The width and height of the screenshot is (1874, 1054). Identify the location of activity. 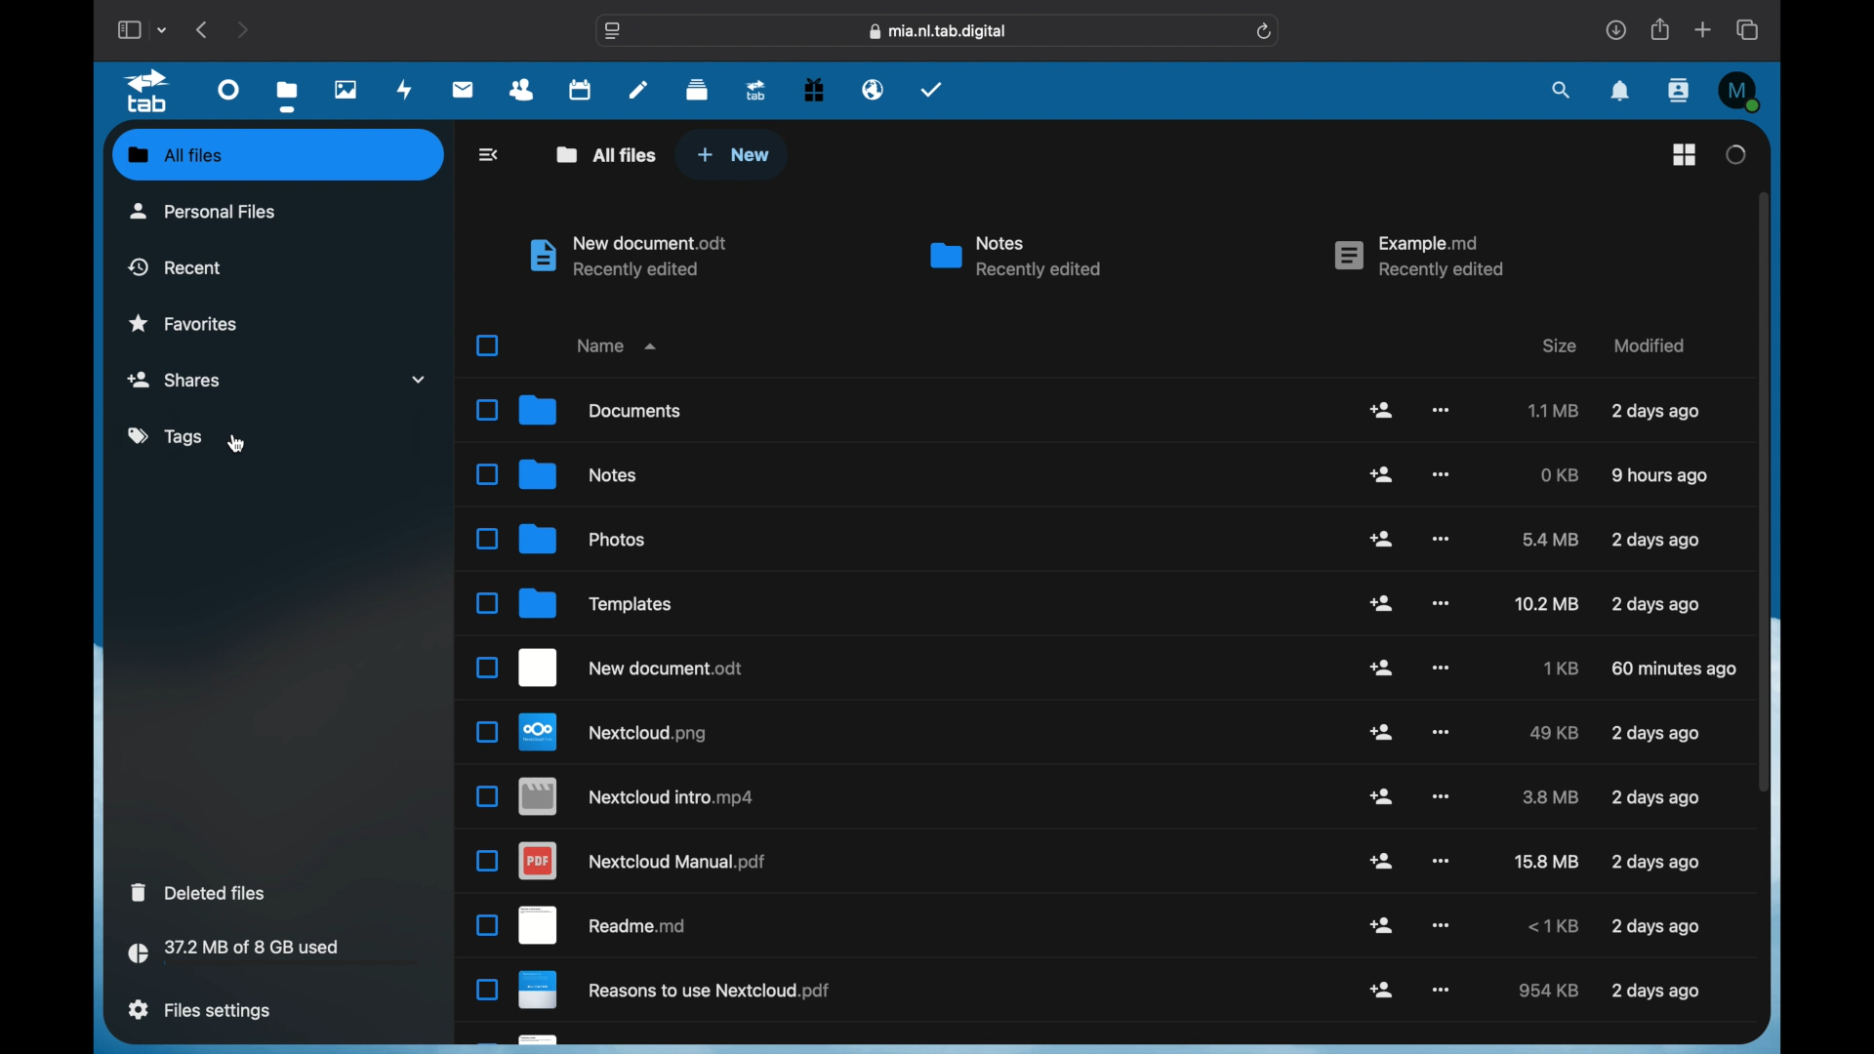
(405, 90).